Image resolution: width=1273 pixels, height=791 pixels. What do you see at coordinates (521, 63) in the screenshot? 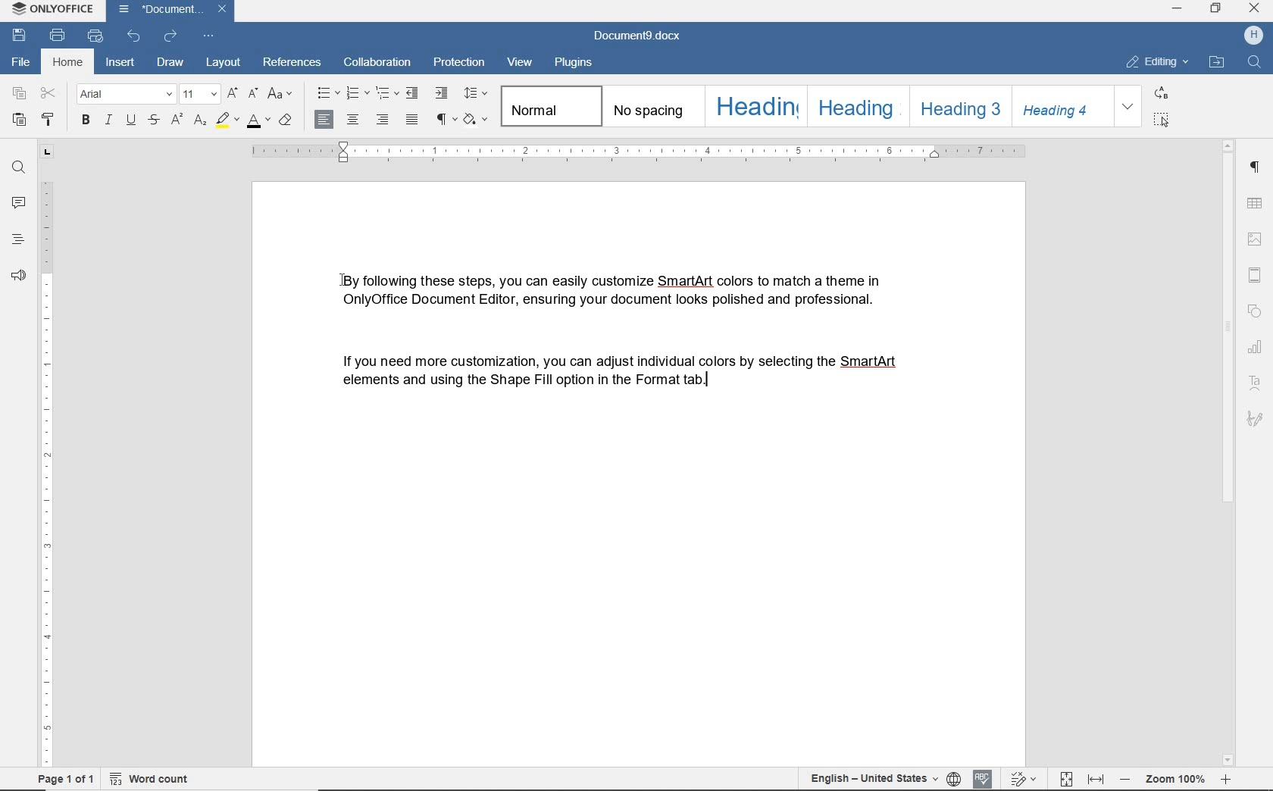
I see `view` at bounding box center [521, 63].